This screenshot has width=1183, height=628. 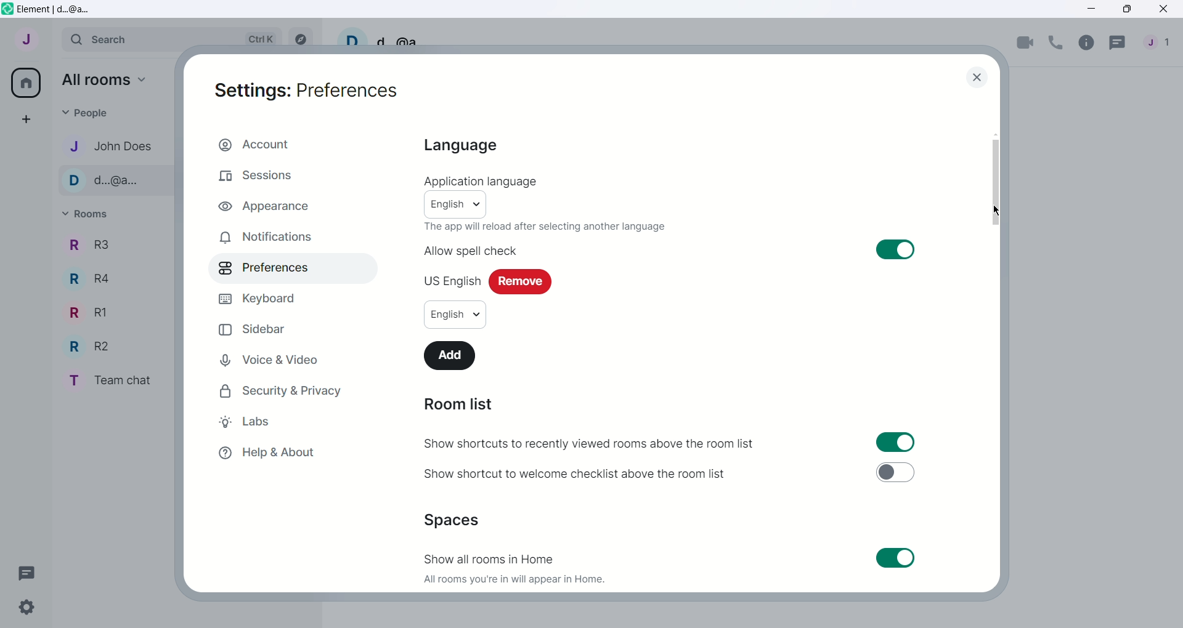 I want to click on User profile picture and settings, so click(x=352, y=36).